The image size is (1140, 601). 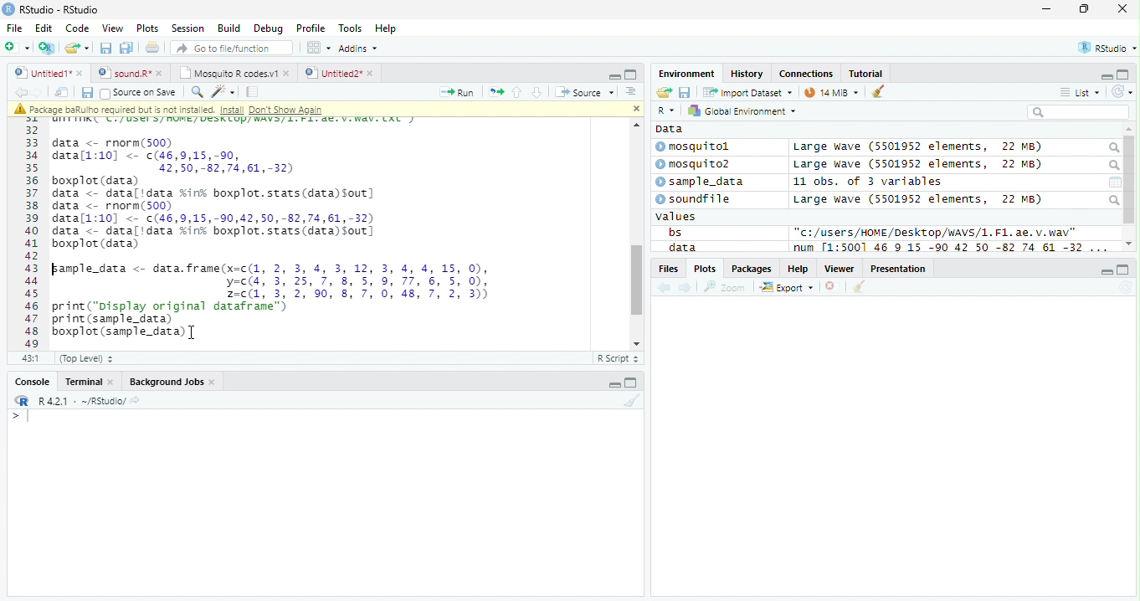 I want to click on A Package baRulho required but is not installed. Install Don't Show Again, so click(x=203, y=109).